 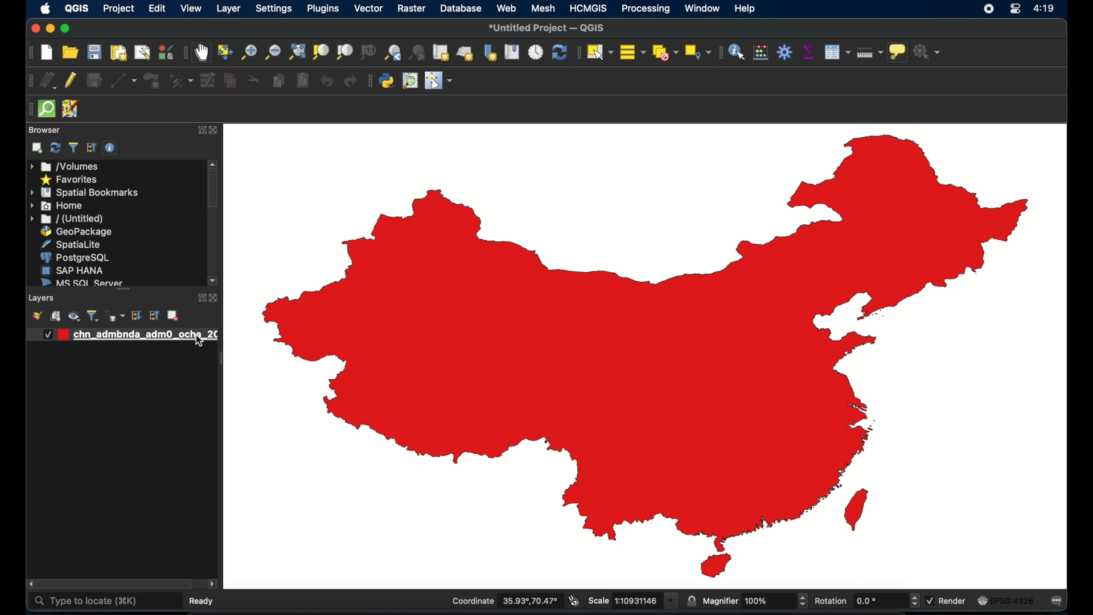 What do you see at coordinates (321, 52) in the screenshot?
I see `zoom to selection` at bounding box center [321, 52].